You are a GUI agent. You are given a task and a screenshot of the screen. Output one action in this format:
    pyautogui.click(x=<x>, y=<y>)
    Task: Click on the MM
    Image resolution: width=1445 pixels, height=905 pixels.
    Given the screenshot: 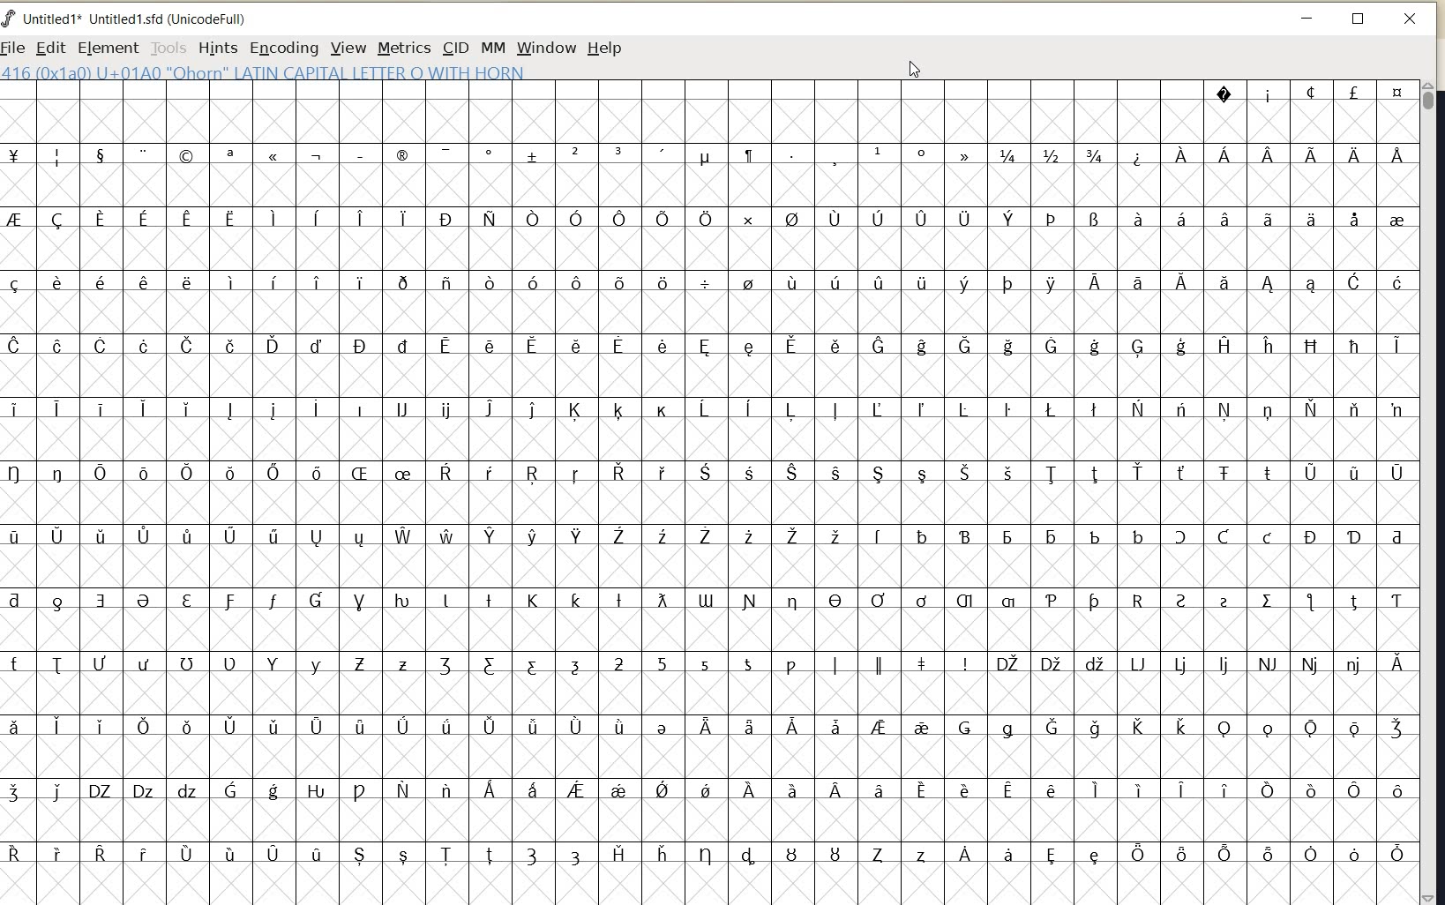 What is the action you would take?
    pyautogui.click(x=491, y=47)
    